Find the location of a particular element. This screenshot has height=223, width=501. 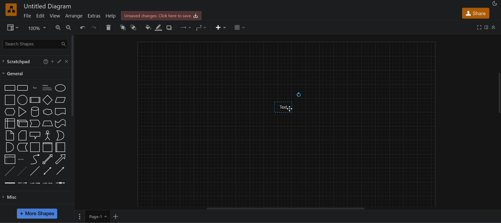

collapase/expand is located at coordinates (493, 27).